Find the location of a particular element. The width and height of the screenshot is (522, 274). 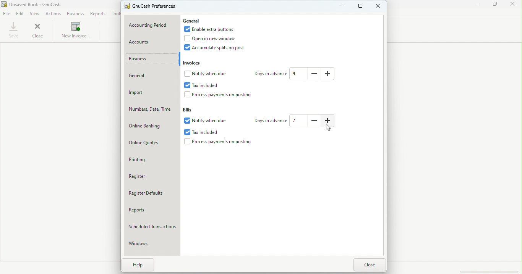

Close is located at coordinates (379, 8).